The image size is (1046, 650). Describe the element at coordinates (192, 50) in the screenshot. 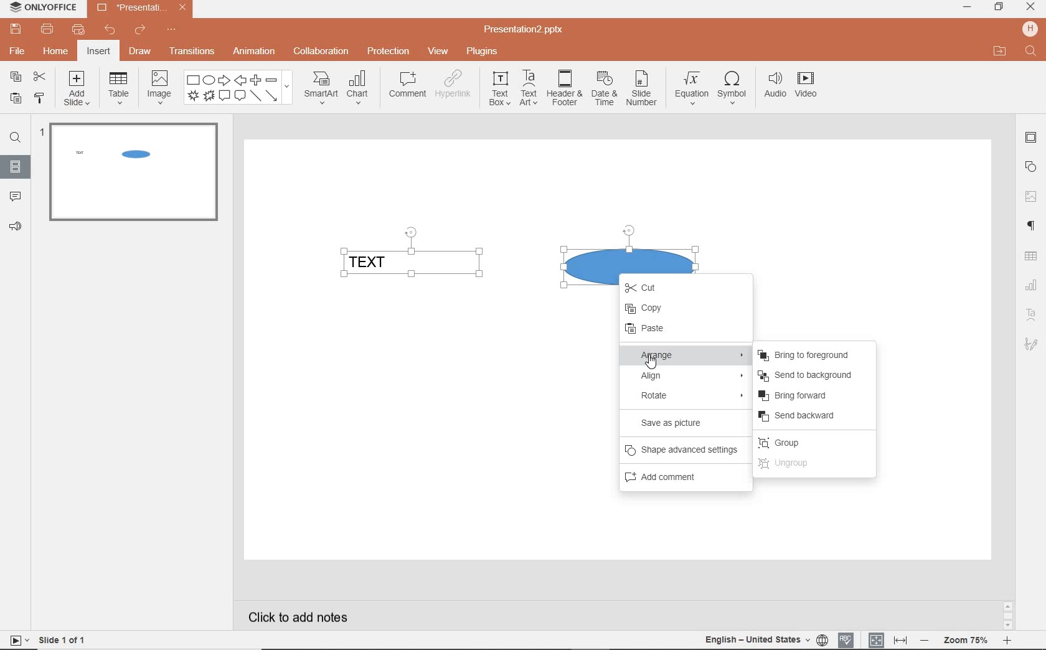

I see `transitions` at that location.